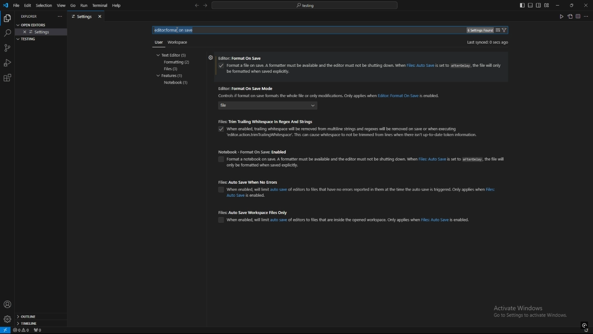 Image resolution: width=593 pixels, height=334 pixels. I want to click on , so click(157, 44).